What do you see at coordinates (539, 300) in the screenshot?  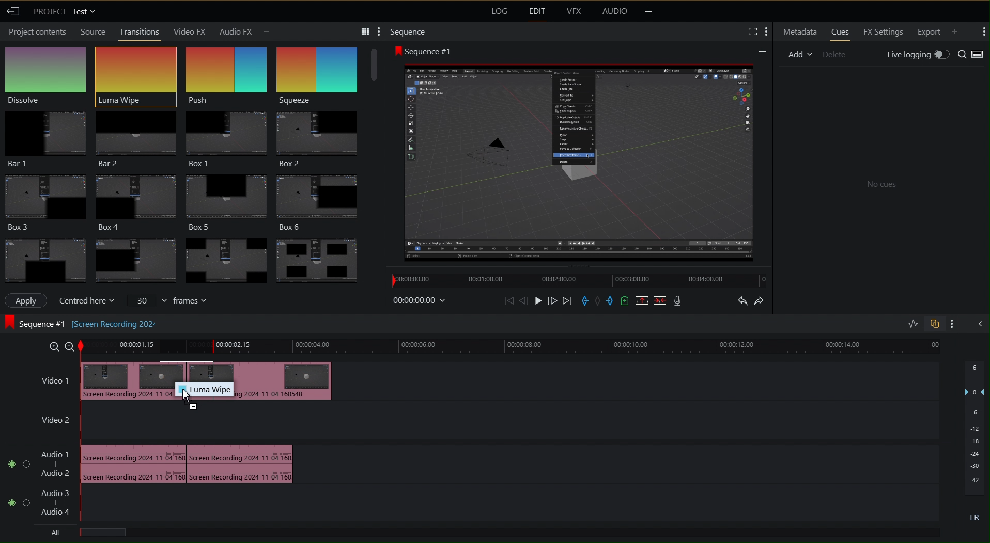 I see `Play` at bounding box center [539, 300].